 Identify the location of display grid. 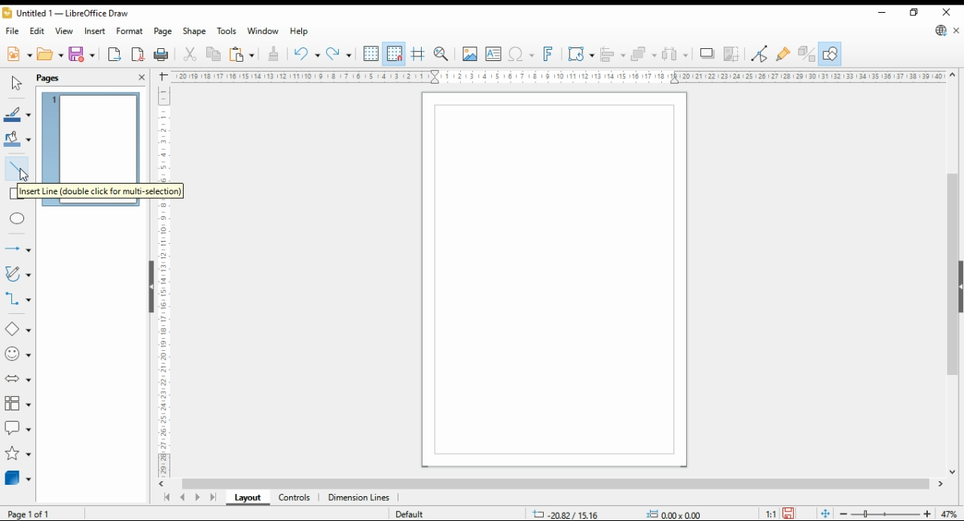
(371, 53).